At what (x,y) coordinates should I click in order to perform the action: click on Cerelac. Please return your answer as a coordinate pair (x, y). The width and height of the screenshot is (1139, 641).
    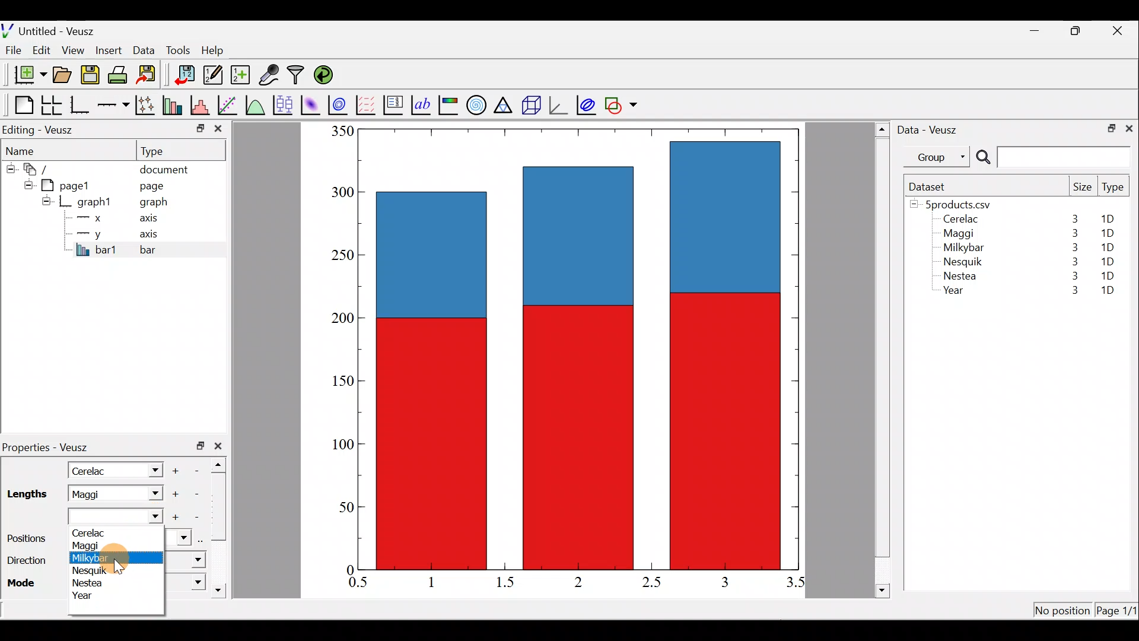
    Looking at the image, I should click on (959, 220).